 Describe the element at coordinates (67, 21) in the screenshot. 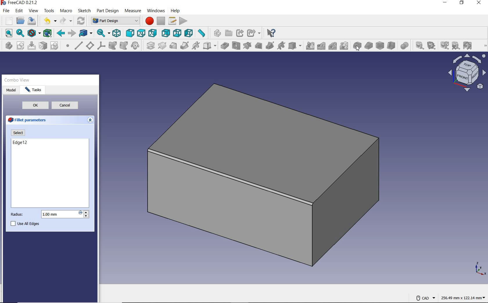

I see `redo` at that location.